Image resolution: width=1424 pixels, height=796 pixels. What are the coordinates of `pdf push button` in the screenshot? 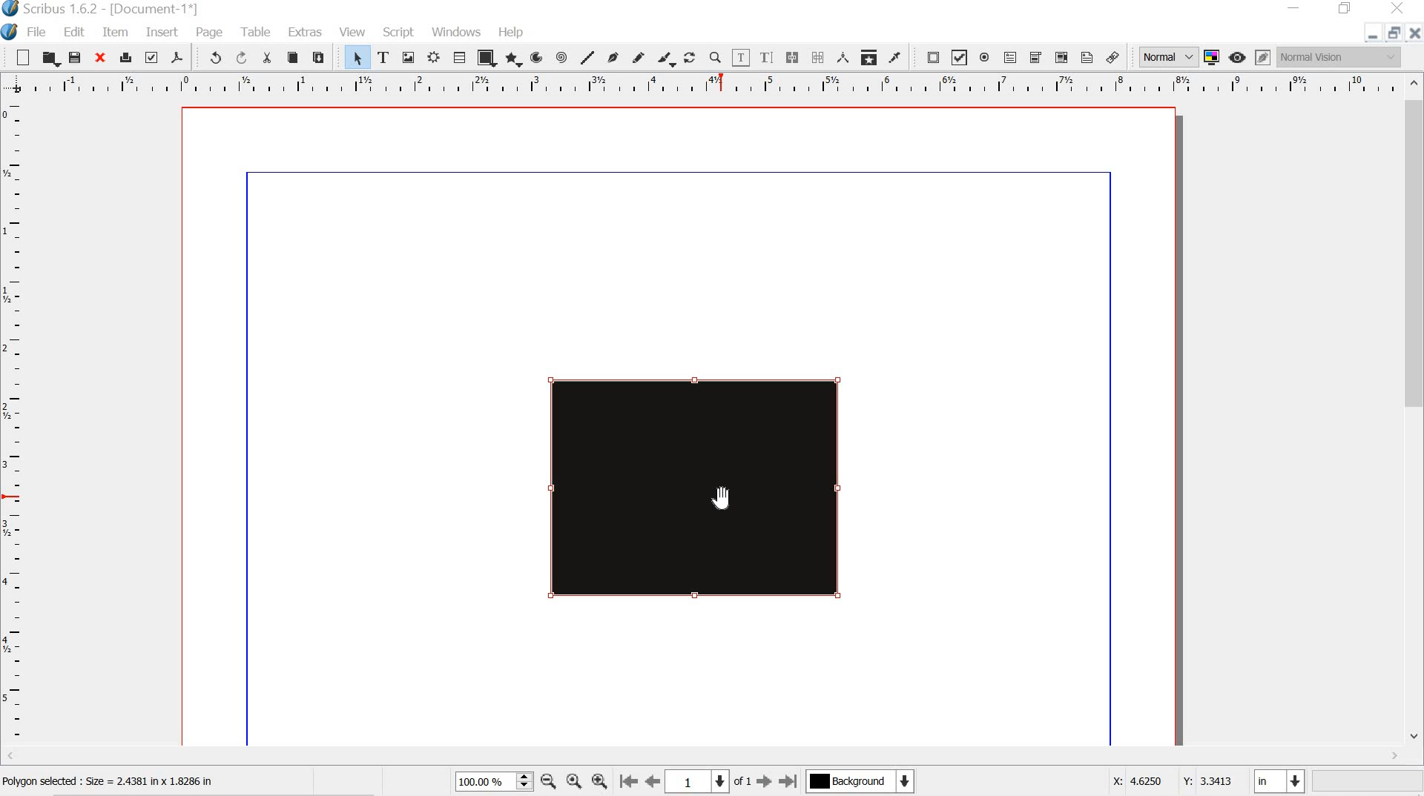 It's located at (930, 57).